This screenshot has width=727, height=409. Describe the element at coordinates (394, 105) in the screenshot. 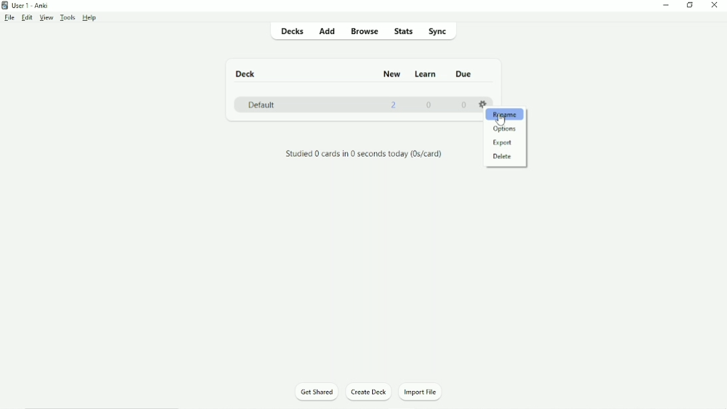

I see `2` at that location.